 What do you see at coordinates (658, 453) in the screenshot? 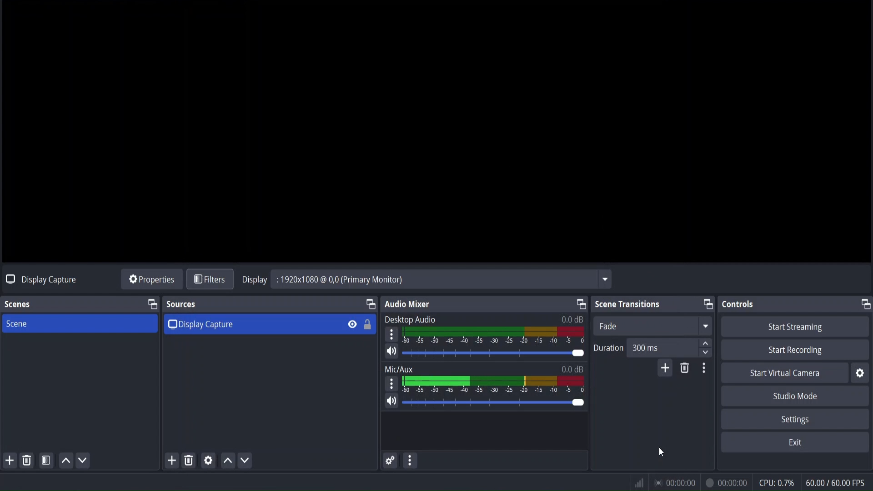
I see `cursor` at bounding box center [658, 453].